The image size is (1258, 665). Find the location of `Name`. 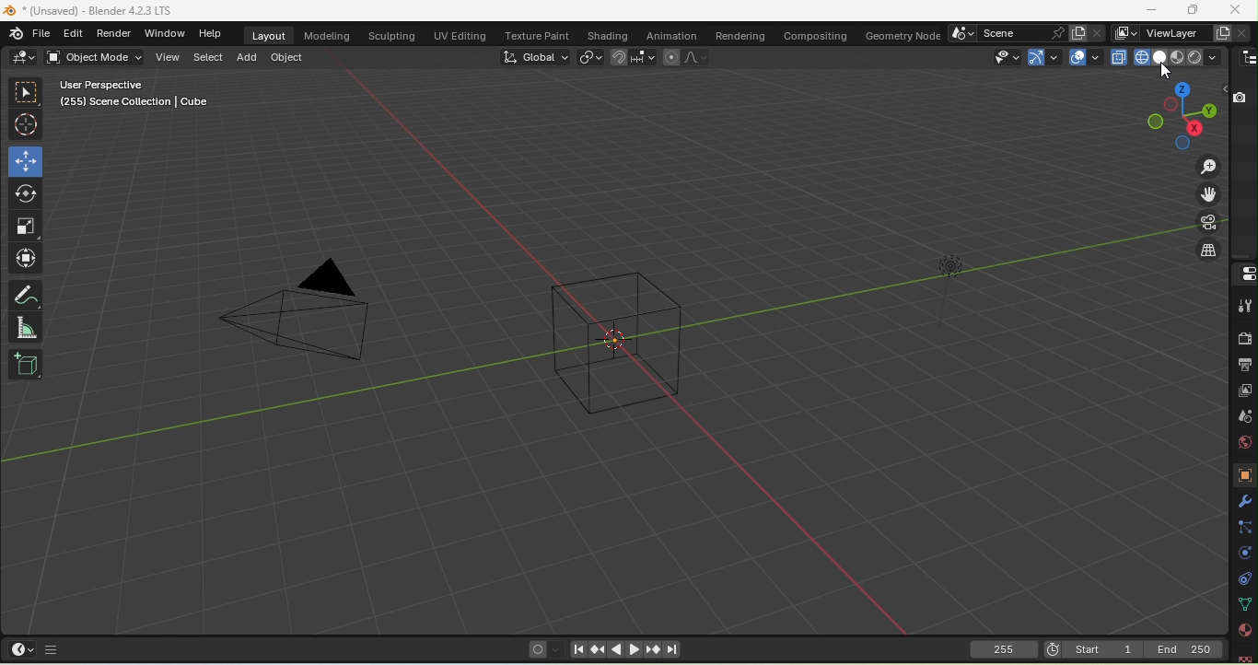

Name is located at coordinates (1173, 32).